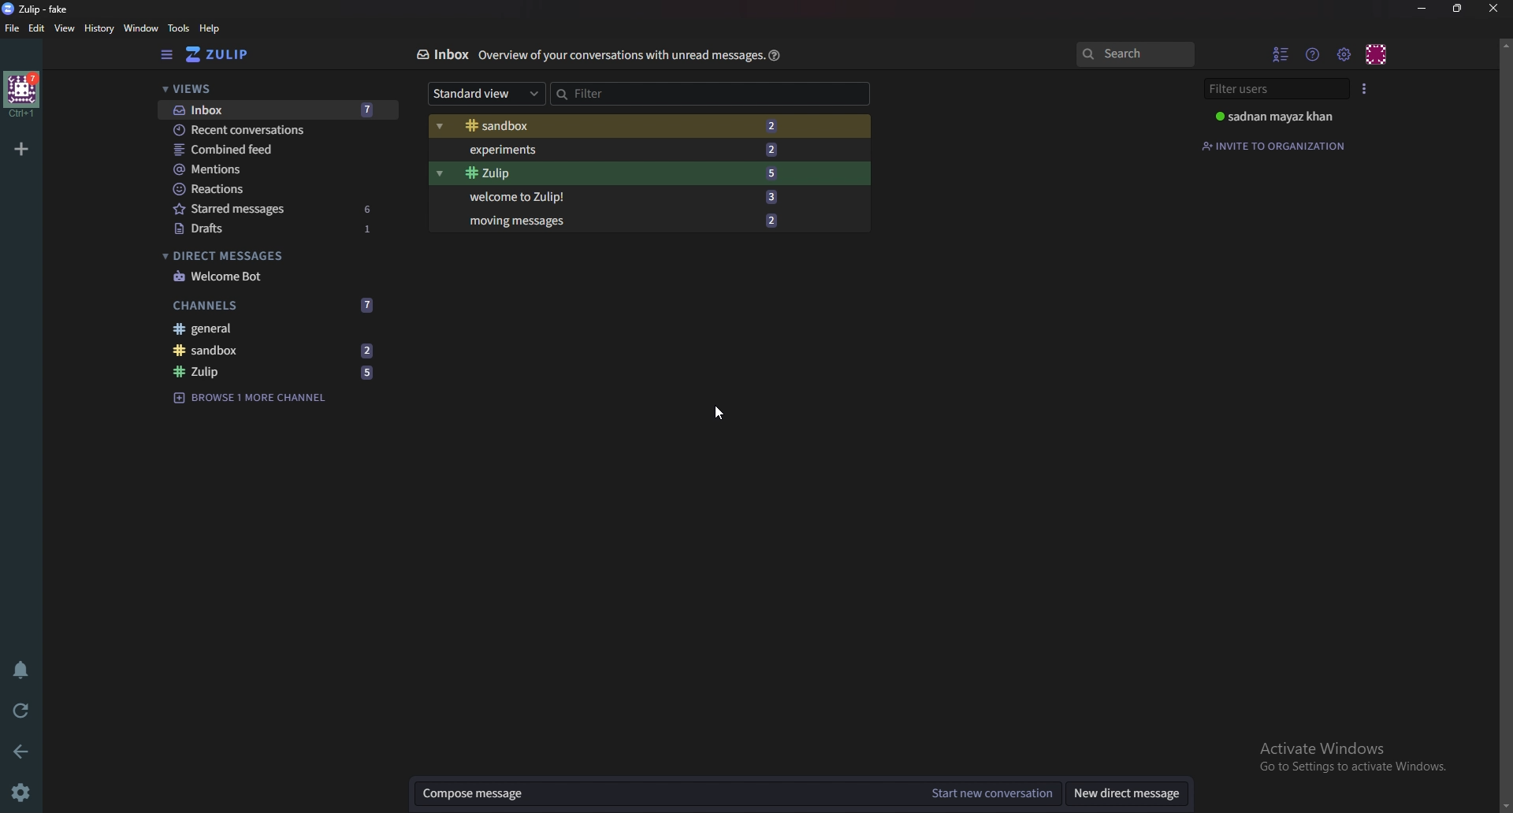 Image resolution: width=1513 pixels, height=813 pixels. What do you see at coordinates (441, 55) in the screenshot?
I see `Inbox` at bounding box center [441, 55].